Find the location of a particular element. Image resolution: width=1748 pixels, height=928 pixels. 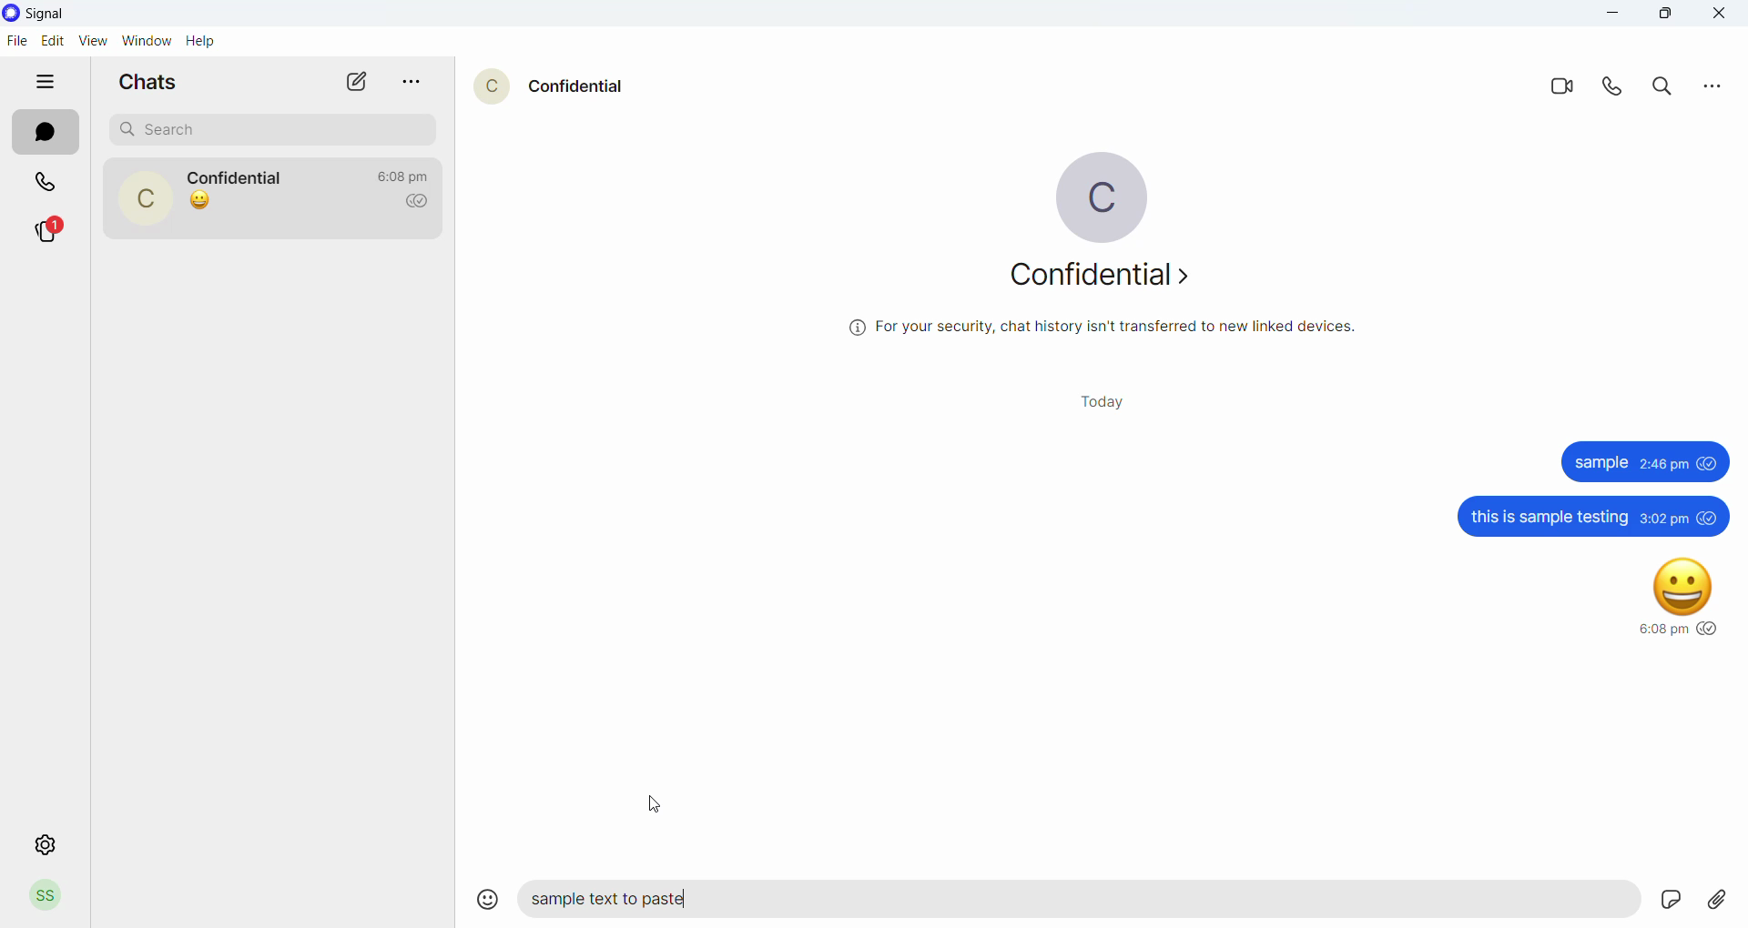

Profile is located at coordinates (47, 895).